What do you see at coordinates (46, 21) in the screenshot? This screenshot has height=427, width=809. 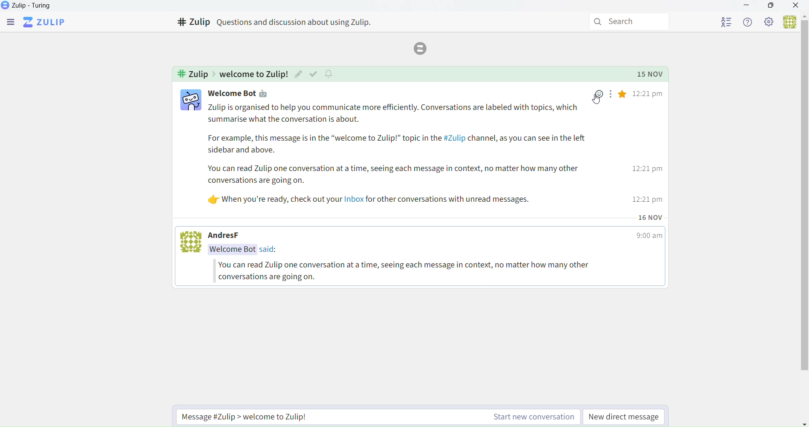 I see `Zulip` at bounding box center [46, 21].